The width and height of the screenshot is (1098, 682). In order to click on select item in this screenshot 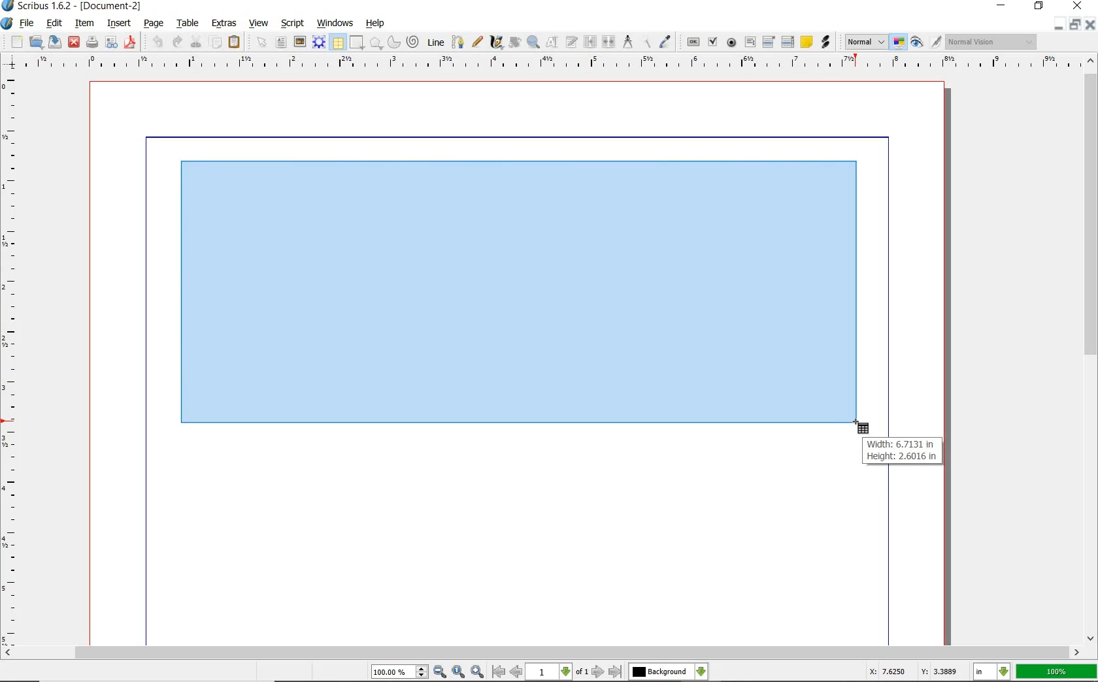, I will do `click(261, 41)`.